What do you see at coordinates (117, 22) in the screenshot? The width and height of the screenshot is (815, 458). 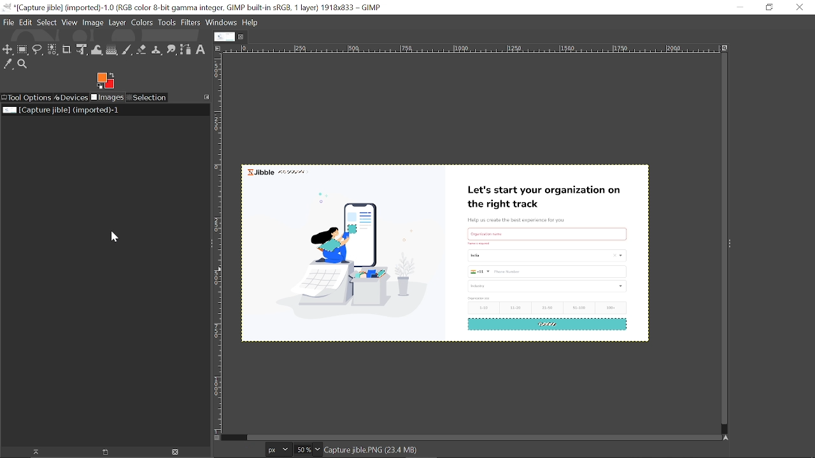 I see `Layer` at bounding box center [117, 22].